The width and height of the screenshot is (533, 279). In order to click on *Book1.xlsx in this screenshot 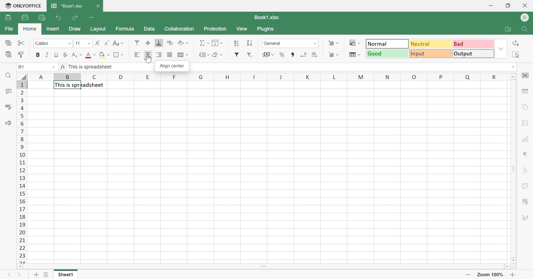, I will do `click(67, 6)`.